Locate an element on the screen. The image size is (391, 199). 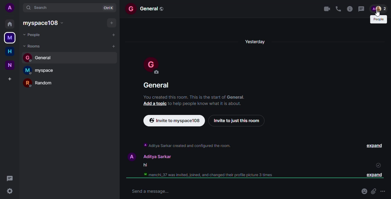
invite to just this room is located at coordinates (238, 121).